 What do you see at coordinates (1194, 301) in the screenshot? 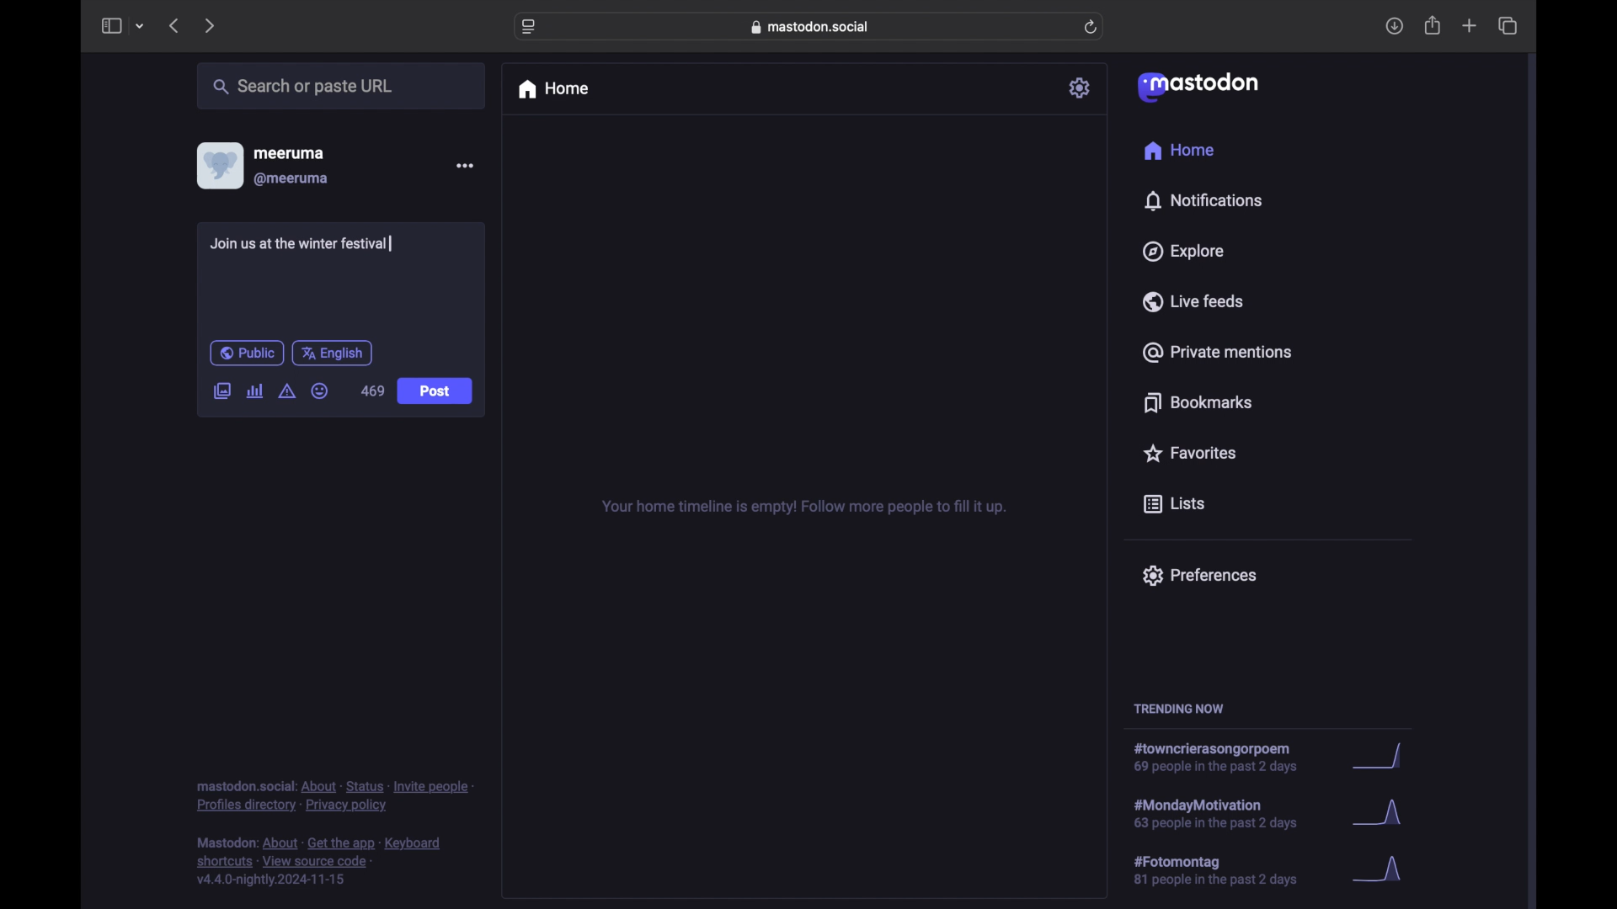
I see `live feeds` at bounding box center [1194, 301].